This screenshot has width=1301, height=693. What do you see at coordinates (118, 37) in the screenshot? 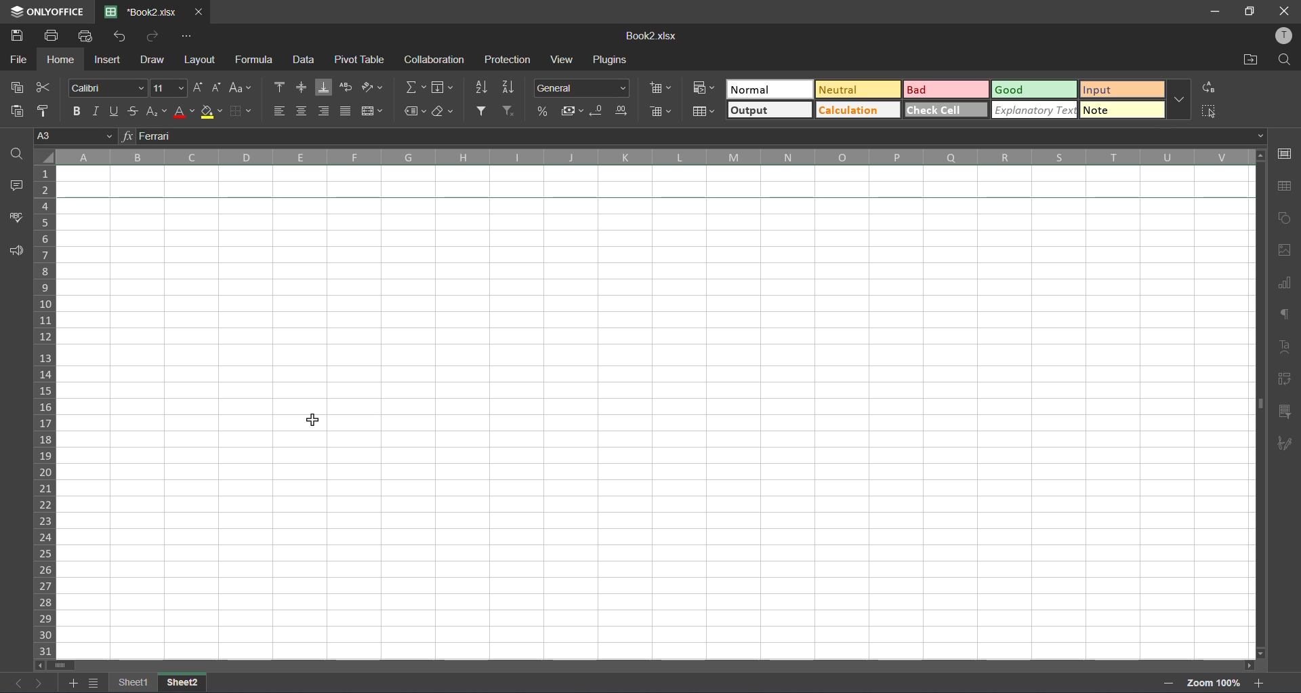
I see `undo` at bounding box center [118, 37].